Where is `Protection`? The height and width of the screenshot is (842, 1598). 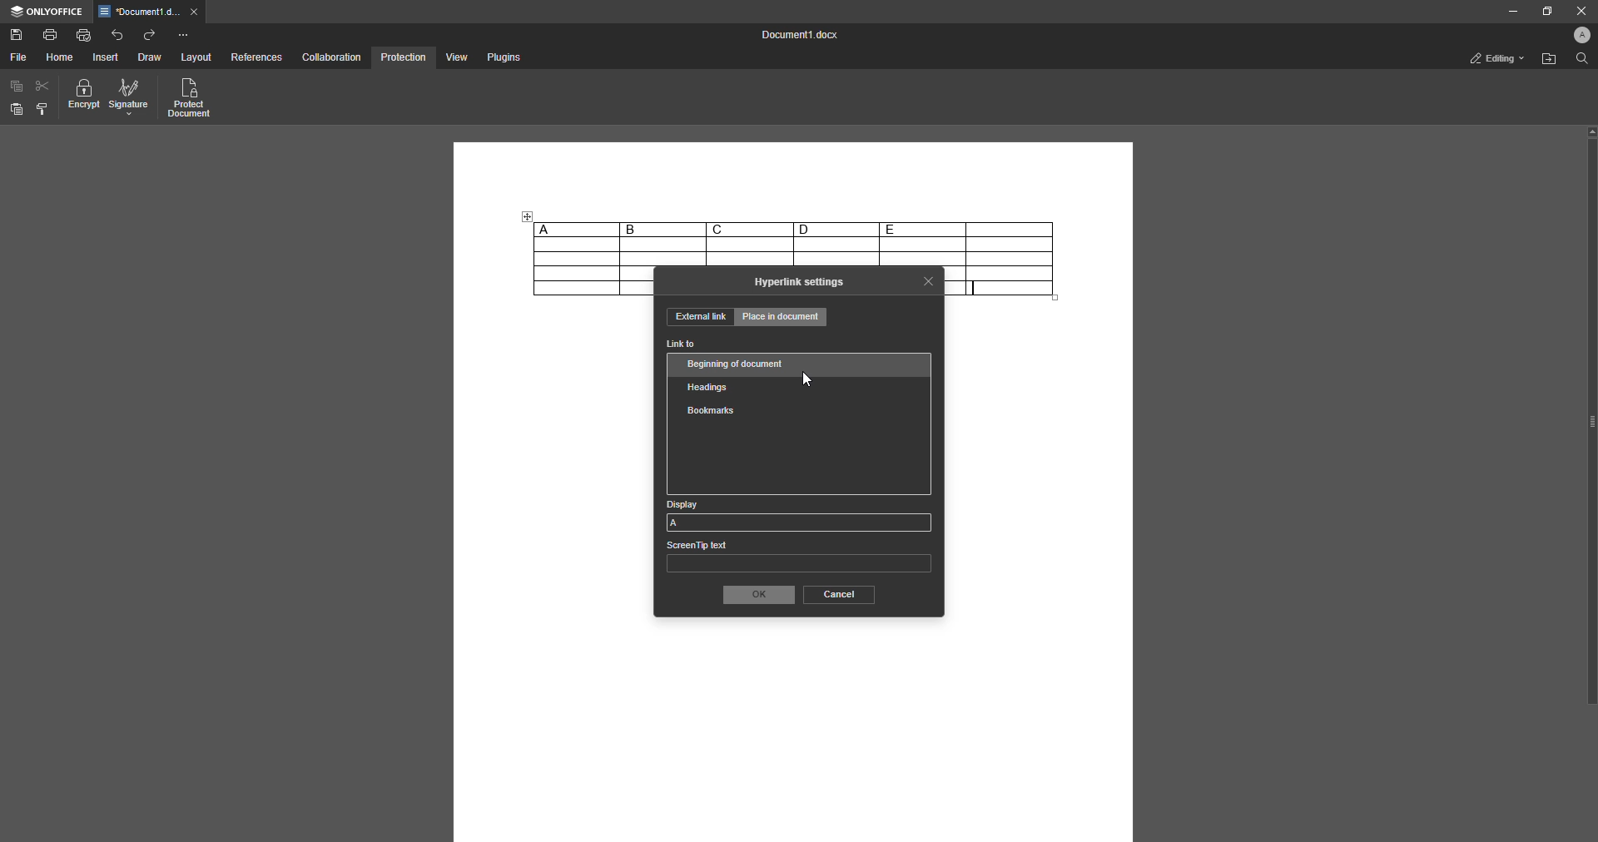
Protection is located at coordinates (403, 57).